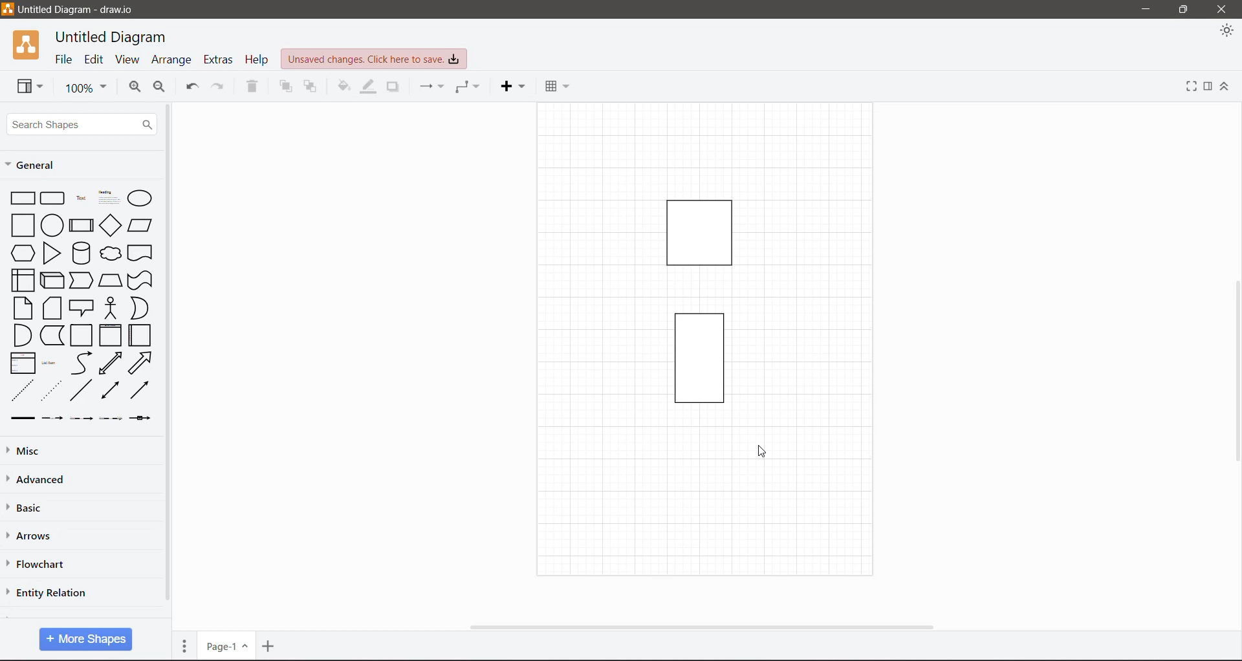 The width and height of the screenshot is (1242, 661). I want to click on Close, so click(1224, 10).